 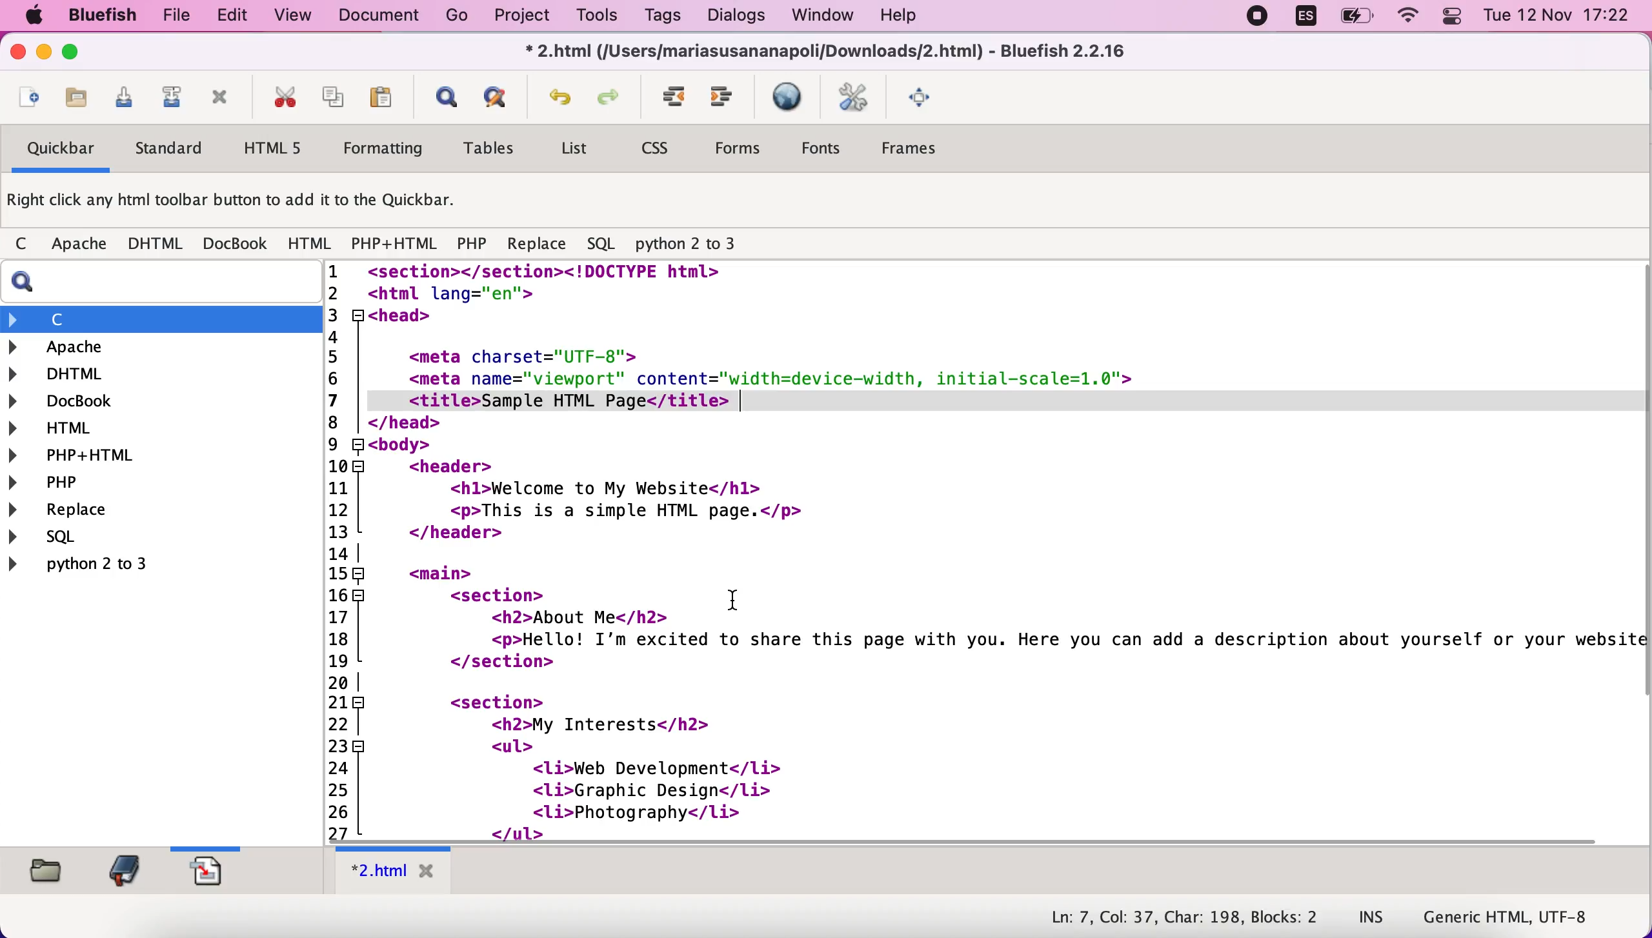 What do you see at coordinates (915, 17) in the screenshot?
I see `help` at bounding box center [915, 17].